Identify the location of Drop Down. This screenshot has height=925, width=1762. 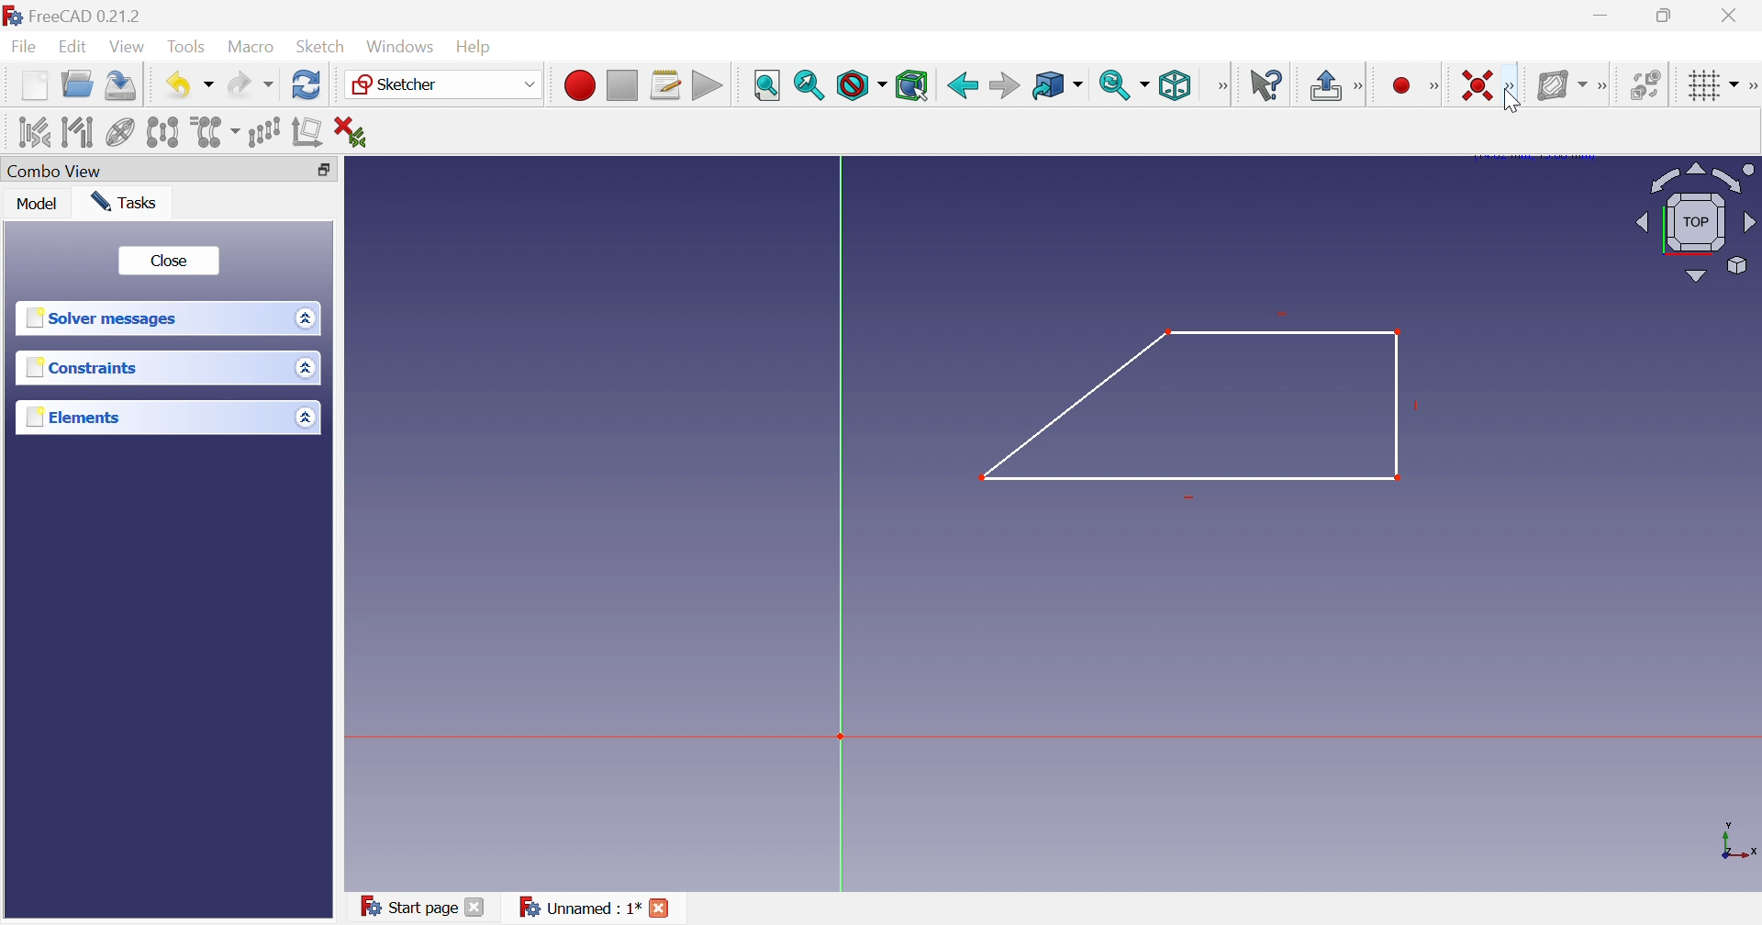
(210, 85).